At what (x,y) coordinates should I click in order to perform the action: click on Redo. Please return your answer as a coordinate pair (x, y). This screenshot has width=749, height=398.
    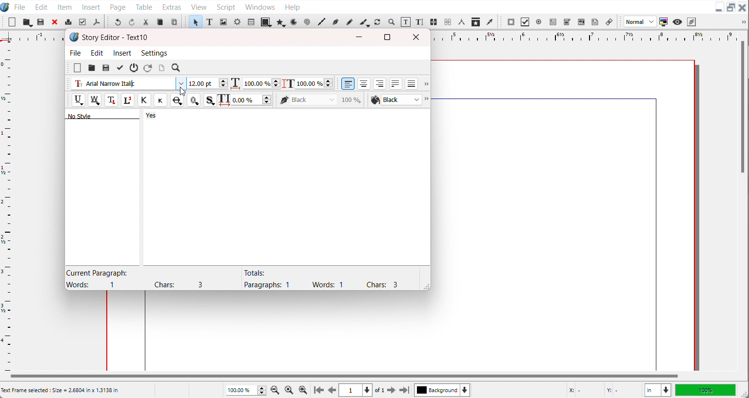
    Looking at the image, I should click on (131, 21).